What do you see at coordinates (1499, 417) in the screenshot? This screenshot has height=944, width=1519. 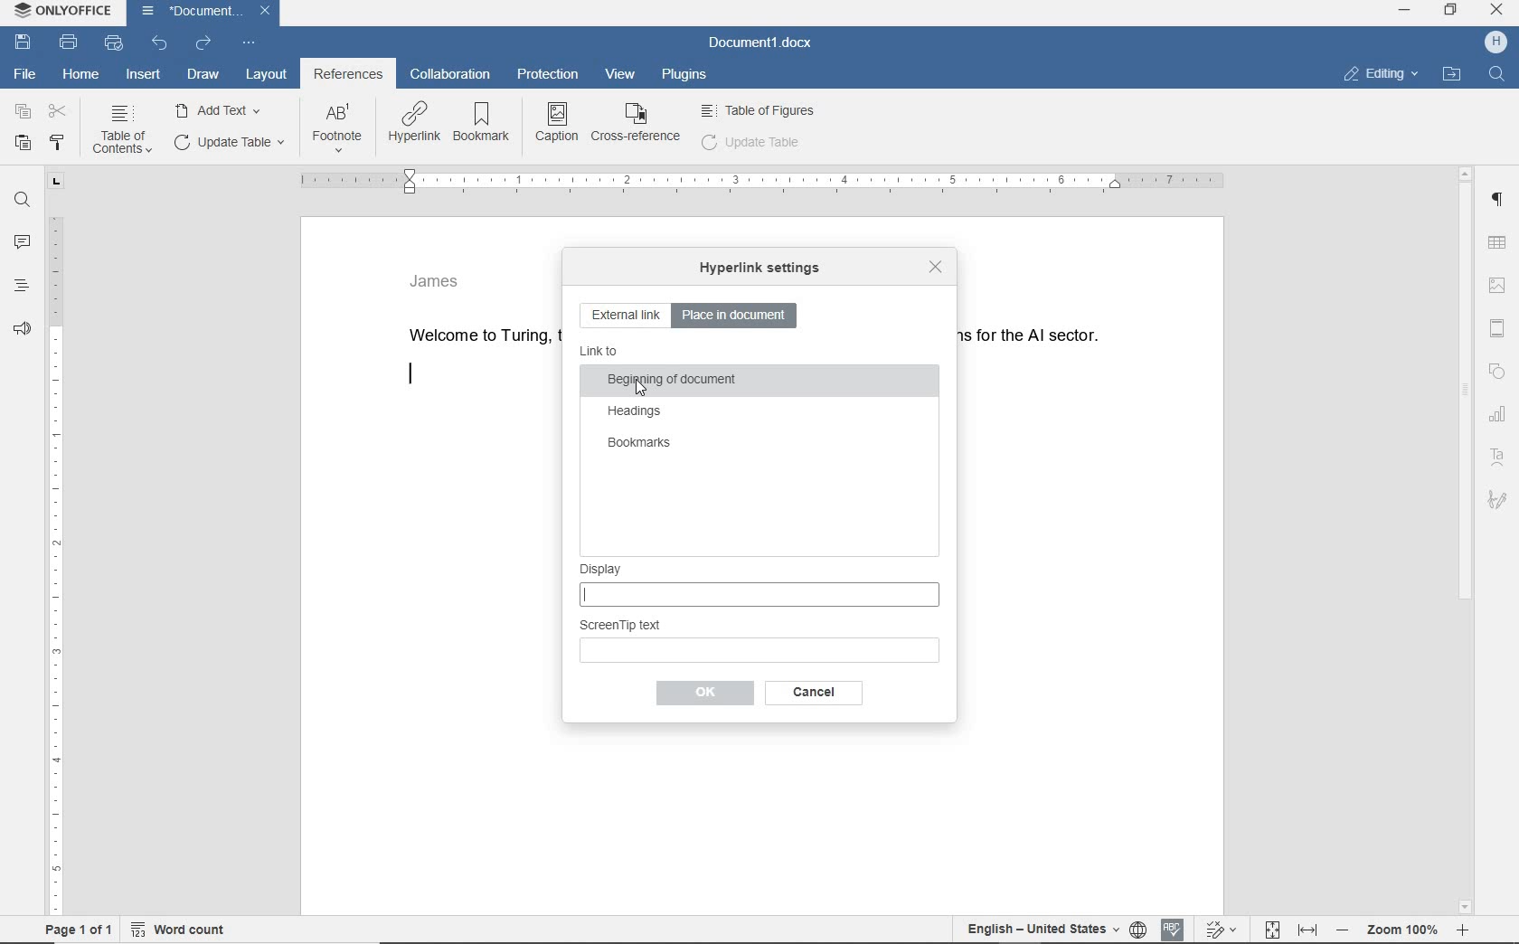 I see `chart` at bounding box center [1499, 417].